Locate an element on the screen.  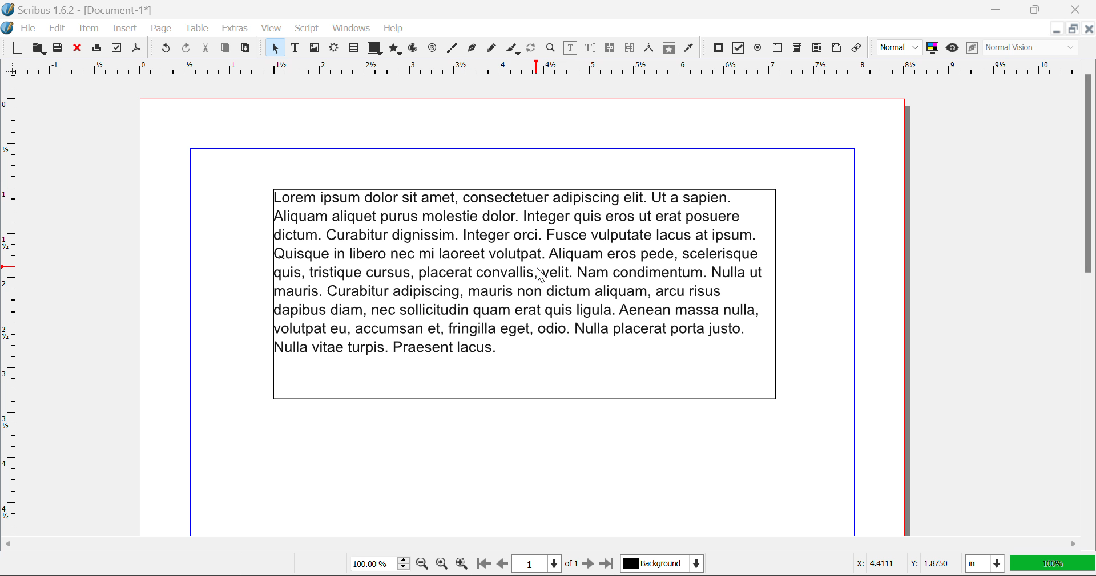
Edit Text with Story Editor is located at coordinates (592, 48).